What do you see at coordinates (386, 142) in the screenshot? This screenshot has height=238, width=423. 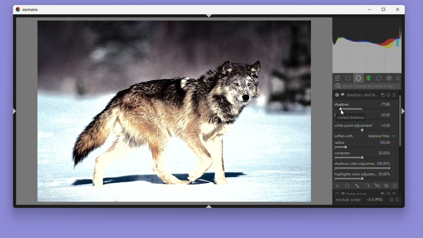 I see `100.00` at bounding box center [386, 142].